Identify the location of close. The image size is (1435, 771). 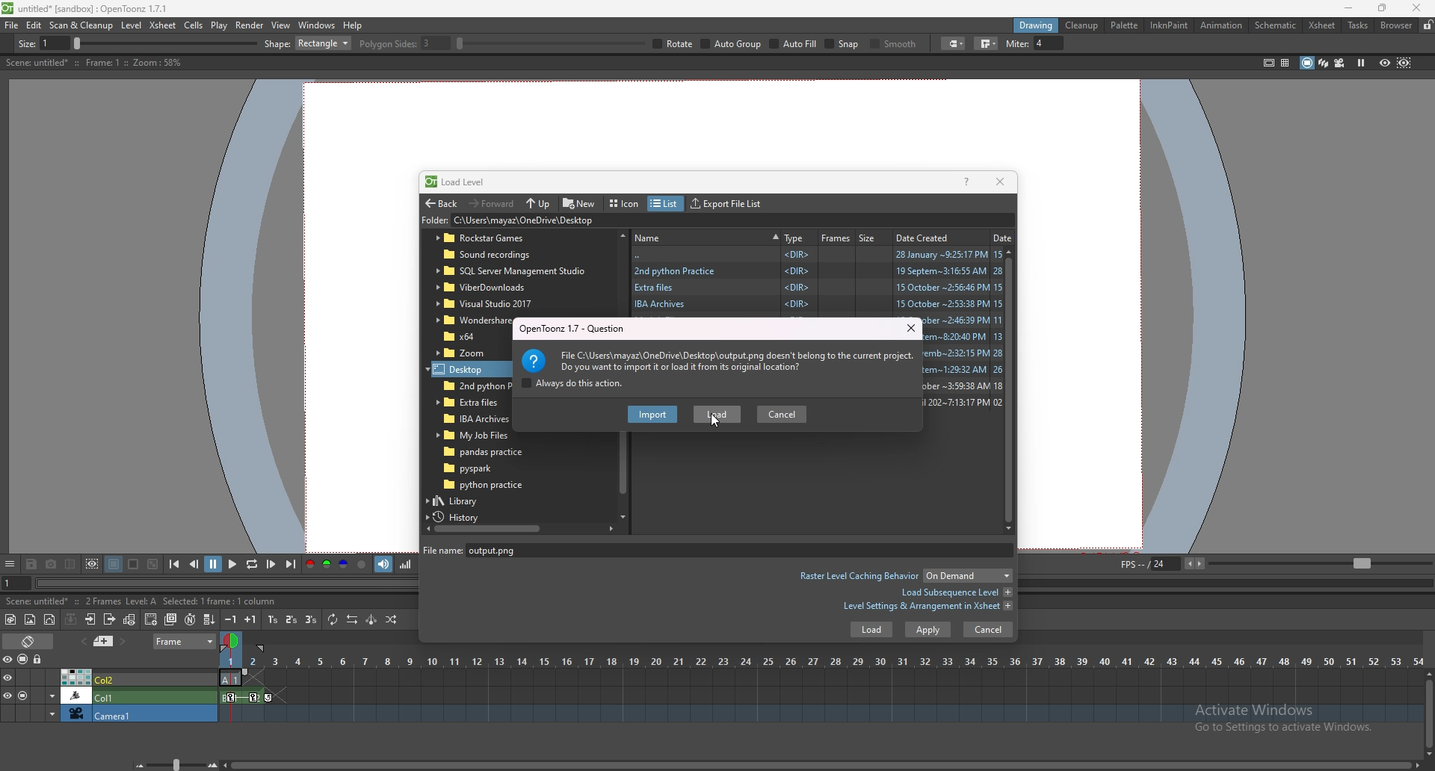
(1414, 7).